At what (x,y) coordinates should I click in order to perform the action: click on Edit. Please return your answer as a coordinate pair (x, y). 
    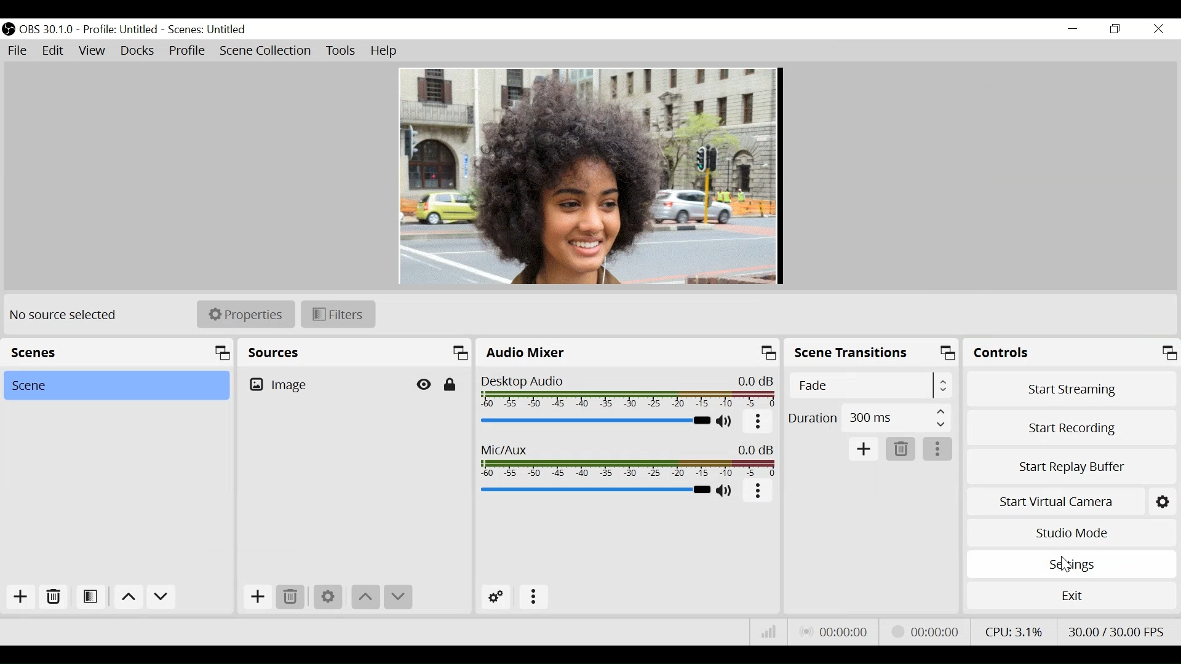
    Looking at the image, I should click on (54, 51).